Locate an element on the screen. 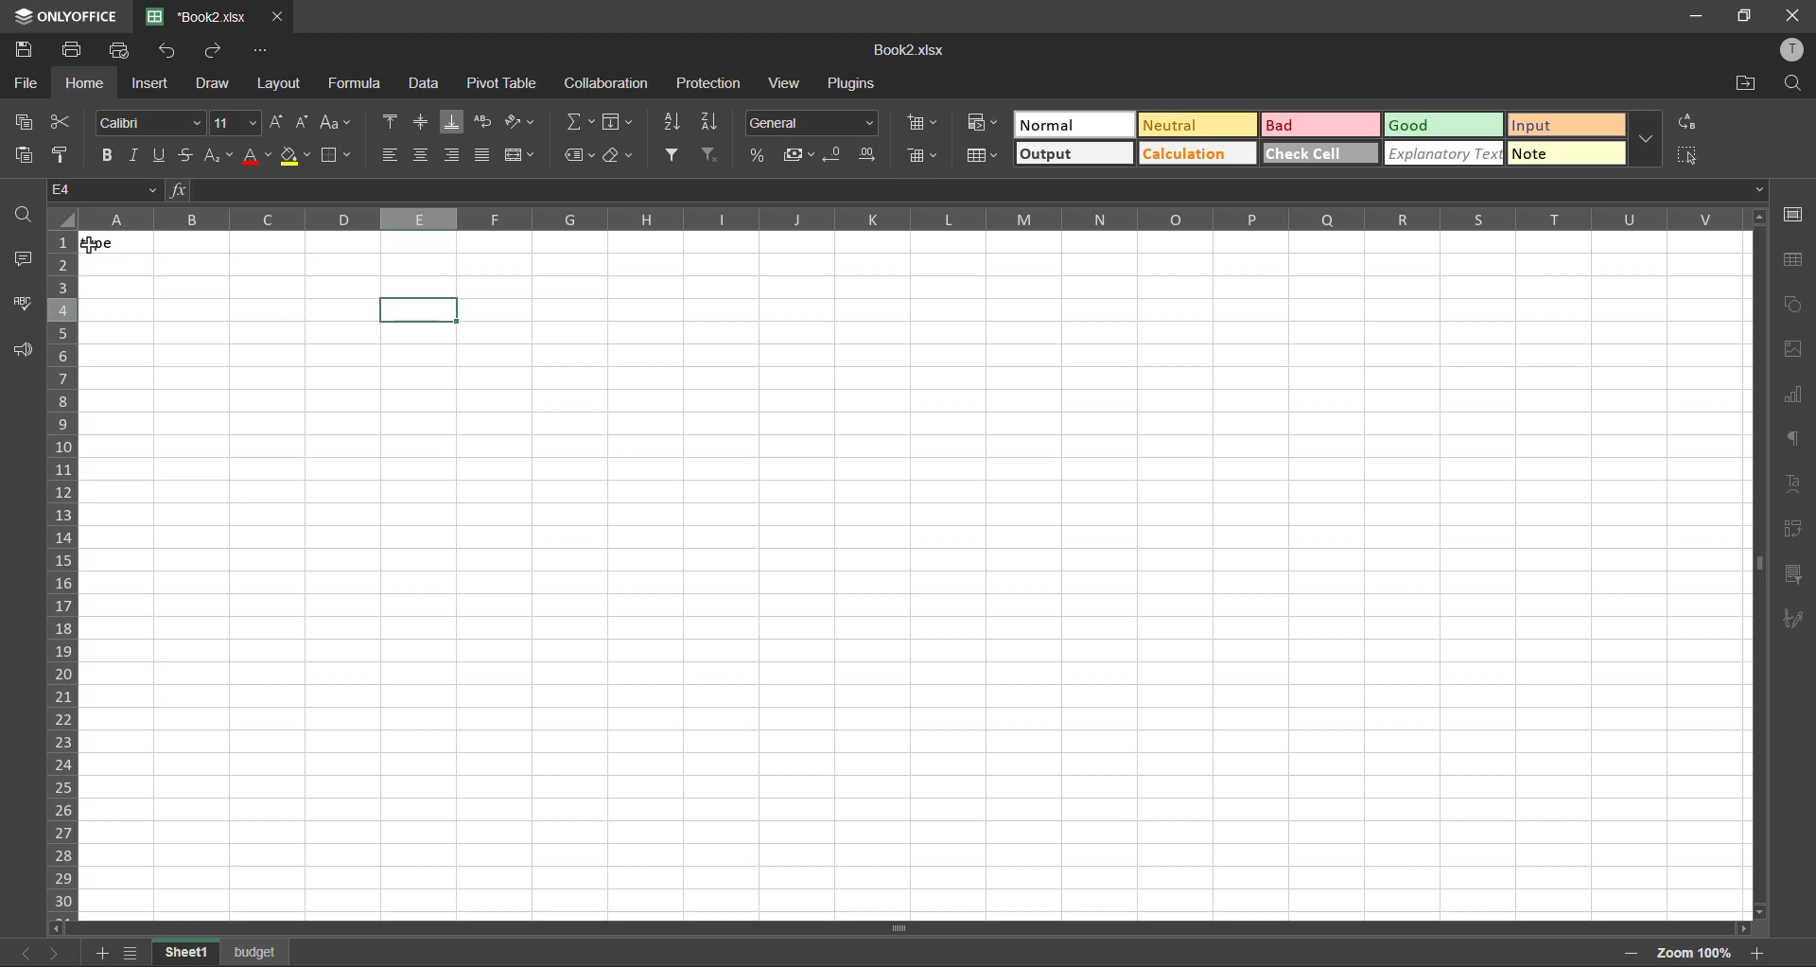 The height and width of the screenshot is (967, 1816). zoom factor is located at coordinates (1695, 951).